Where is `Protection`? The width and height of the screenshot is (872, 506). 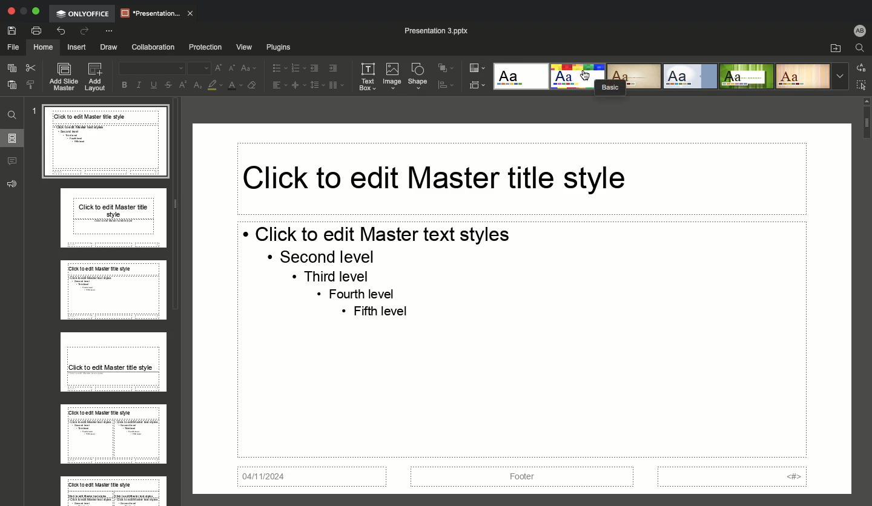
Protection is located at coordinates (200, 47).